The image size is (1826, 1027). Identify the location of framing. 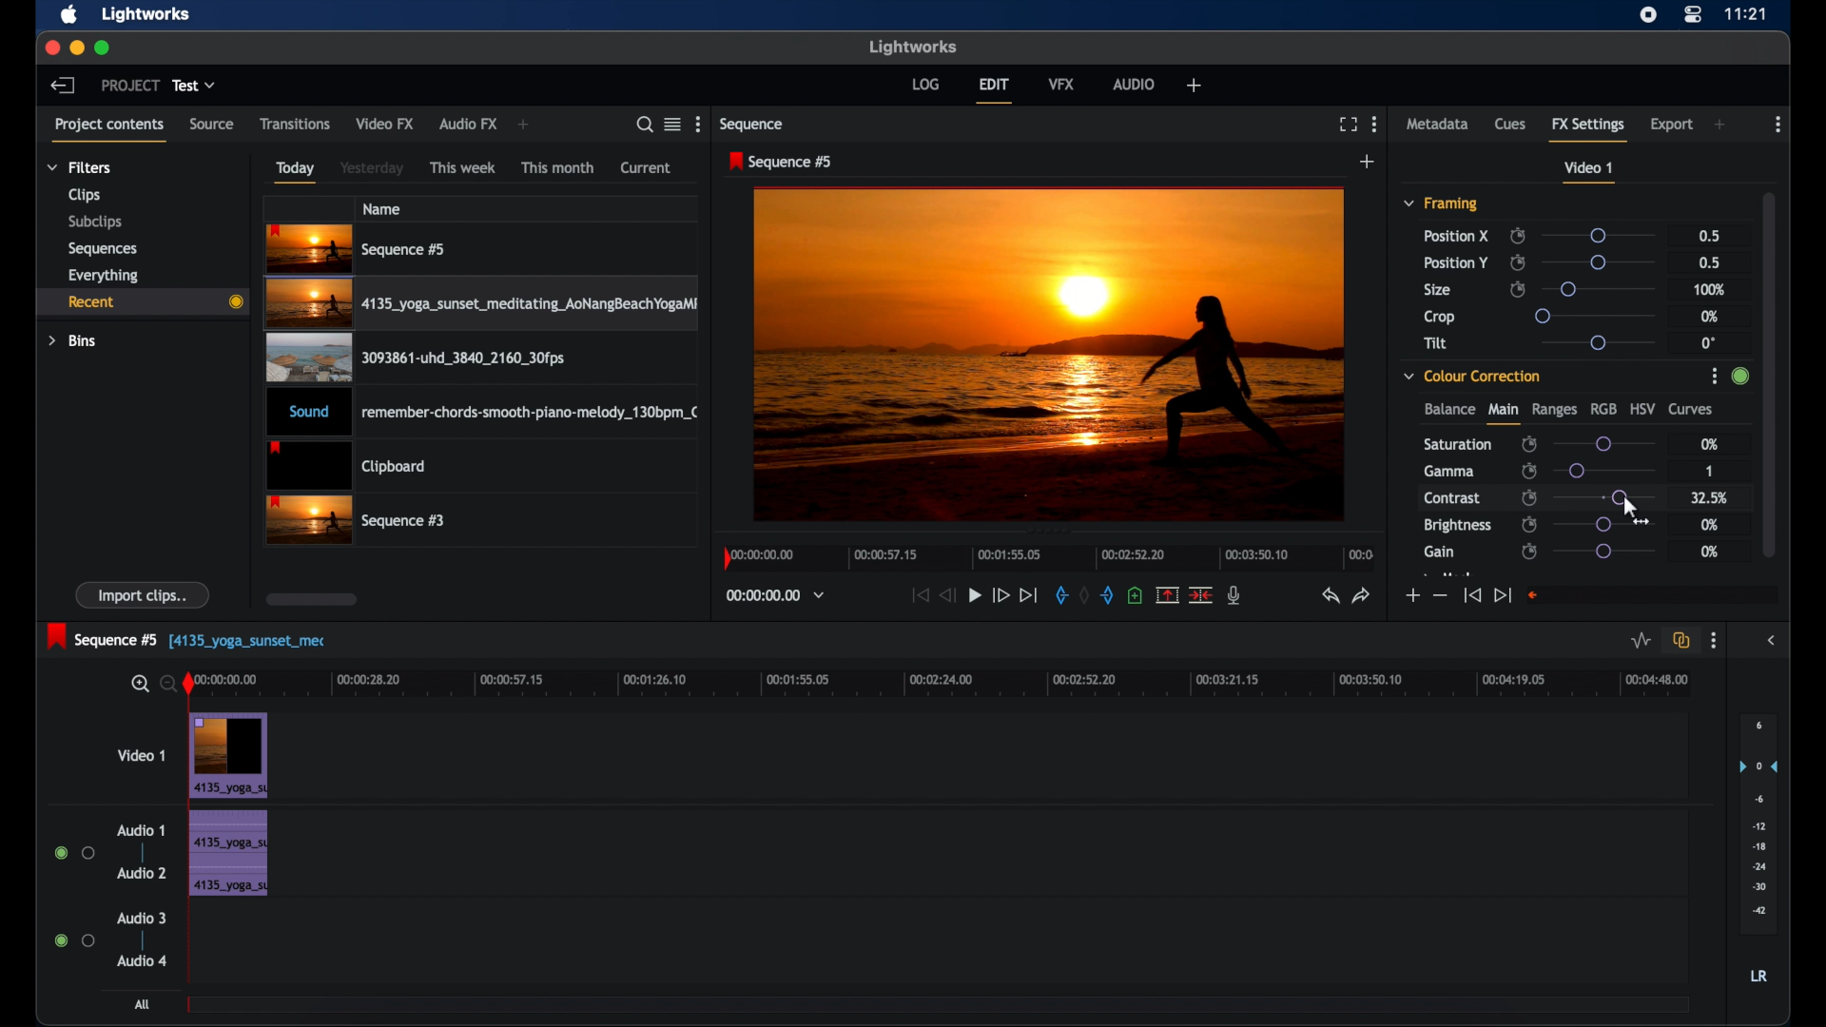
(1440, 203).